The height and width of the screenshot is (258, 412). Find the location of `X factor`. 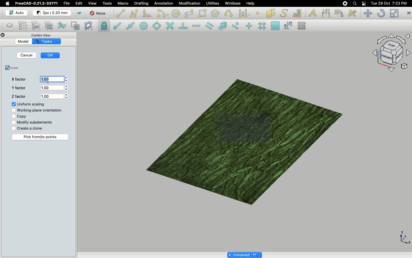

X factor is located at coordinates (18, 79).